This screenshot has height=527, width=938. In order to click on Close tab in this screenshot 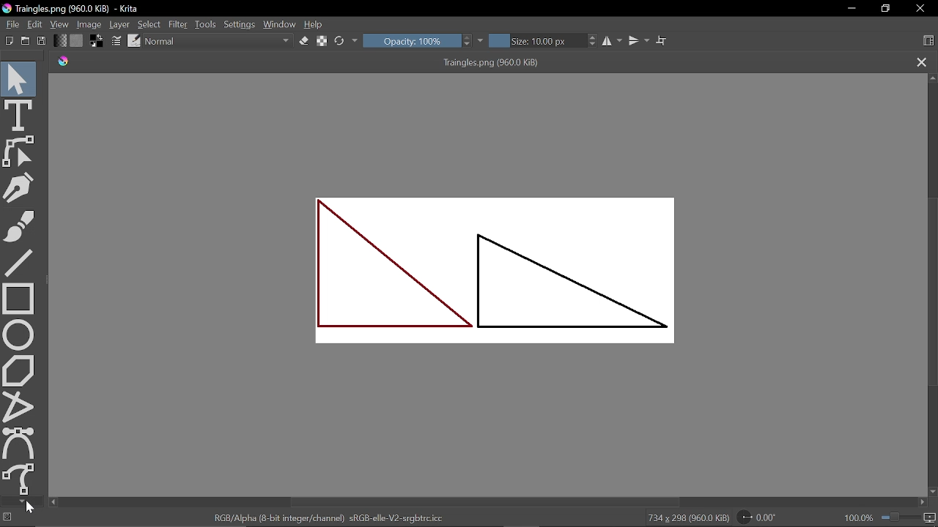, I will do `click(922, 63)`.